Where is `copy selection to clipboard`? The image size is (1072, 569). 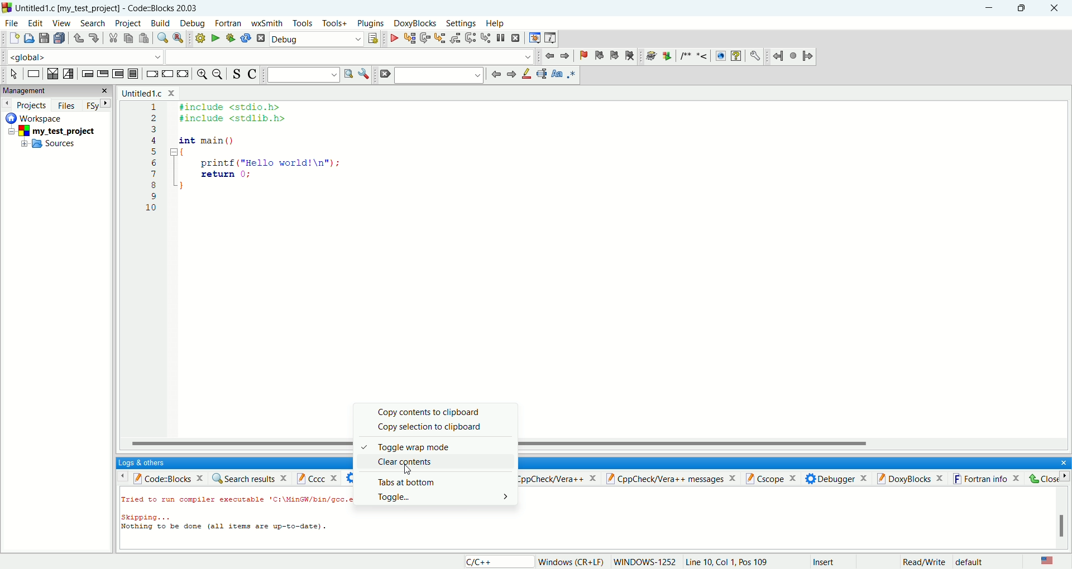
copy selection to clipboard is located at coordinates (442, 429).